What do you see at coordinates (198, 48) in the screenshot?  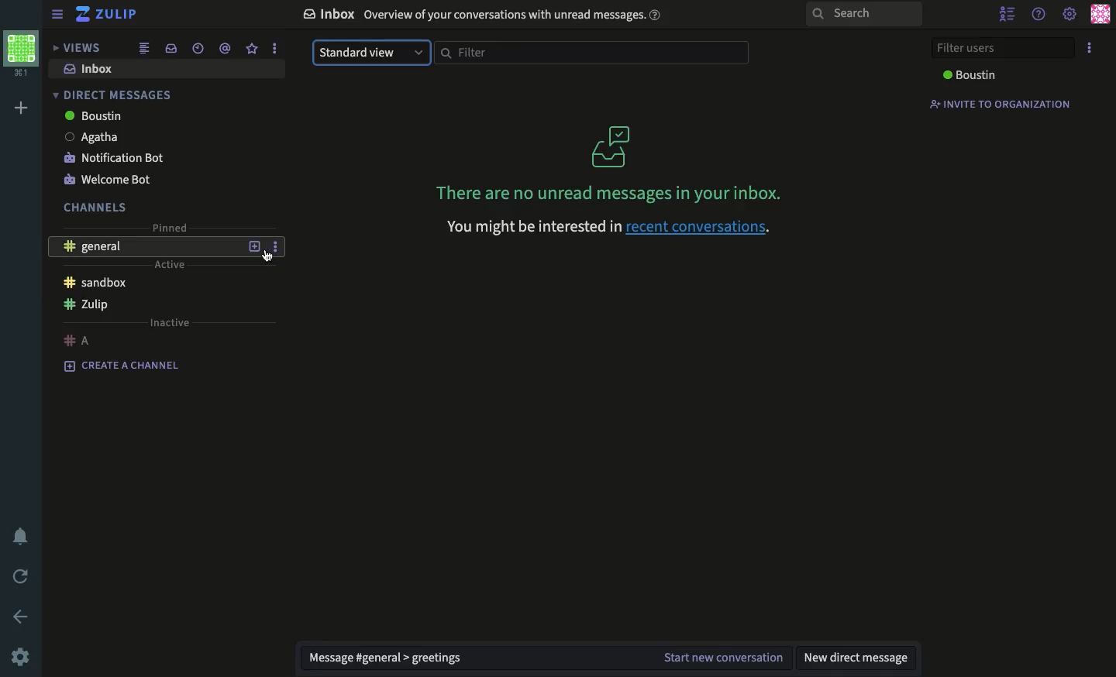 I see `time` at bounding box center [198, 48].